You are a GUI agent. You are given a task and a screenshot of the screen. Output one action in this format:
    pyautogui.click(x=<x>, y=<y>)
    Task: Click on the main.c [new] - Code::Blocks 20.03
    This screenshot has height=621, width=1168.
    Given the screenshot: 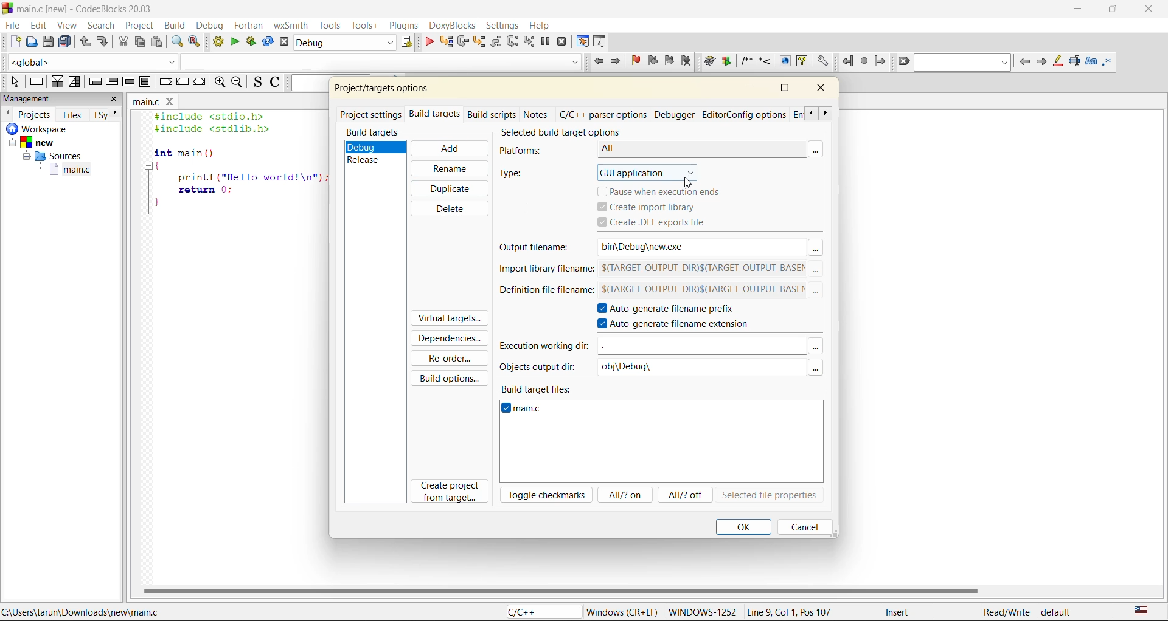 What is the action you would take?
    pyautogui.click(x=97, y=9)
    